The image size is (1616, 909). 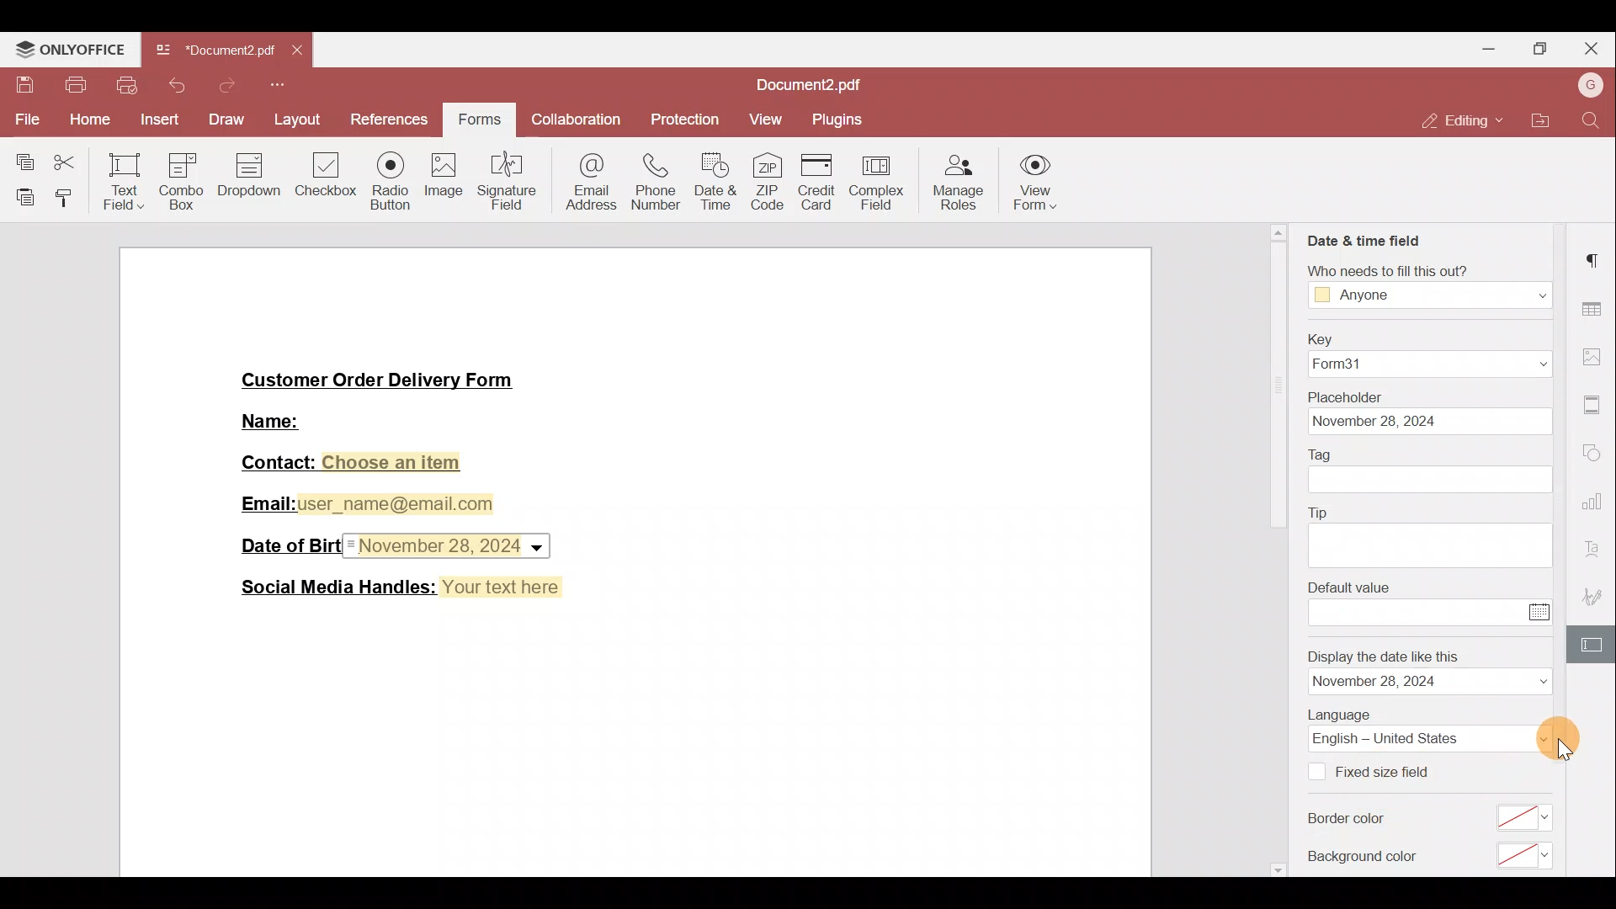 I want to click on Email:user_name@email.com, so click(x=363, y=504).